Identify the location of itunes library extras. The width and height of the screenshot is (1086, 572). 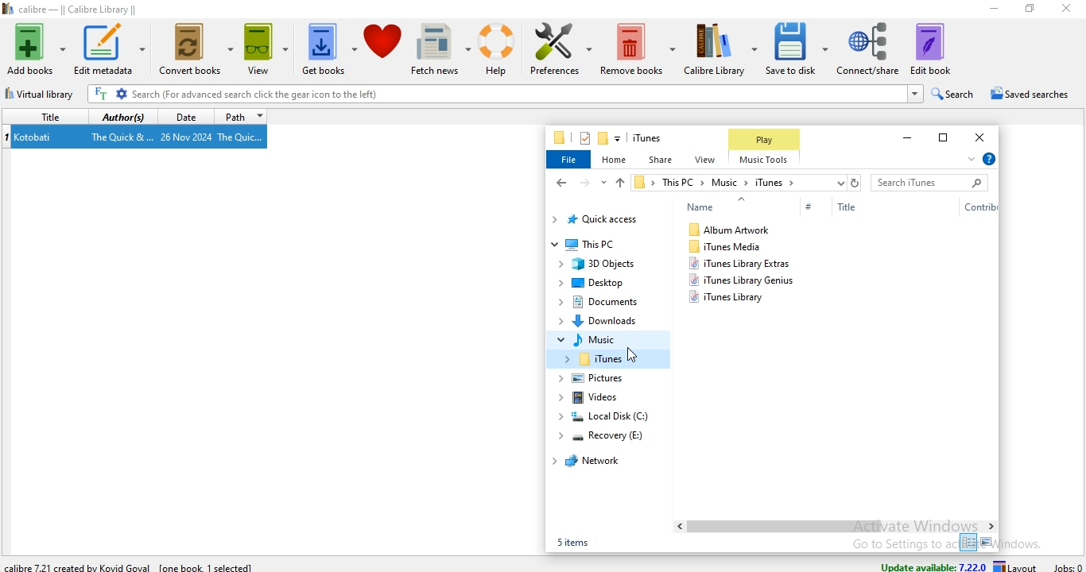
(741, 265).